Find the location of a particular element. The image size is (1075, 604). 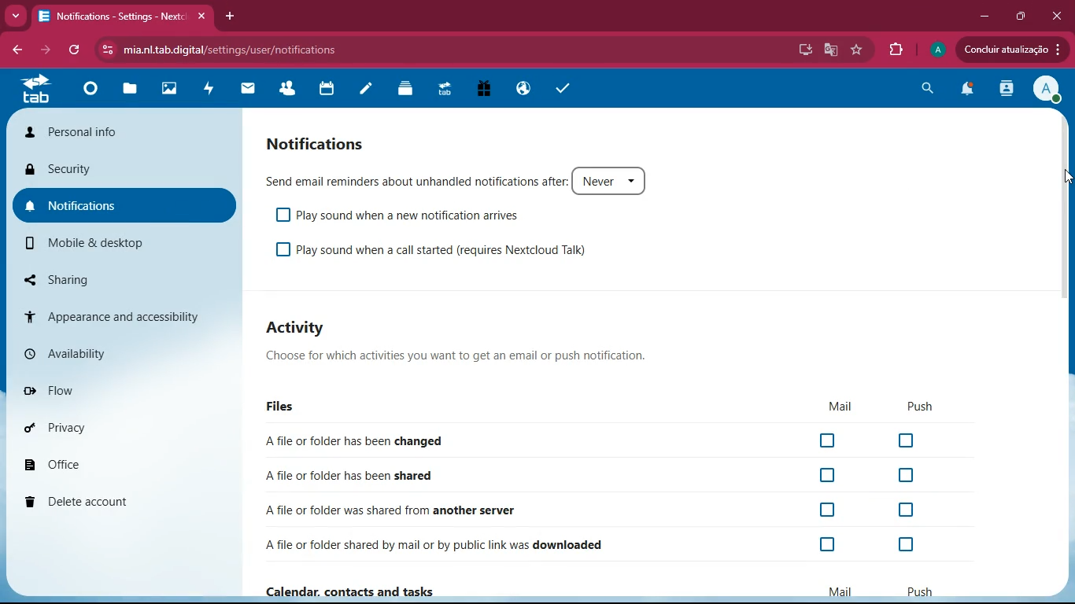

flow is located at coordinates (116, 392).